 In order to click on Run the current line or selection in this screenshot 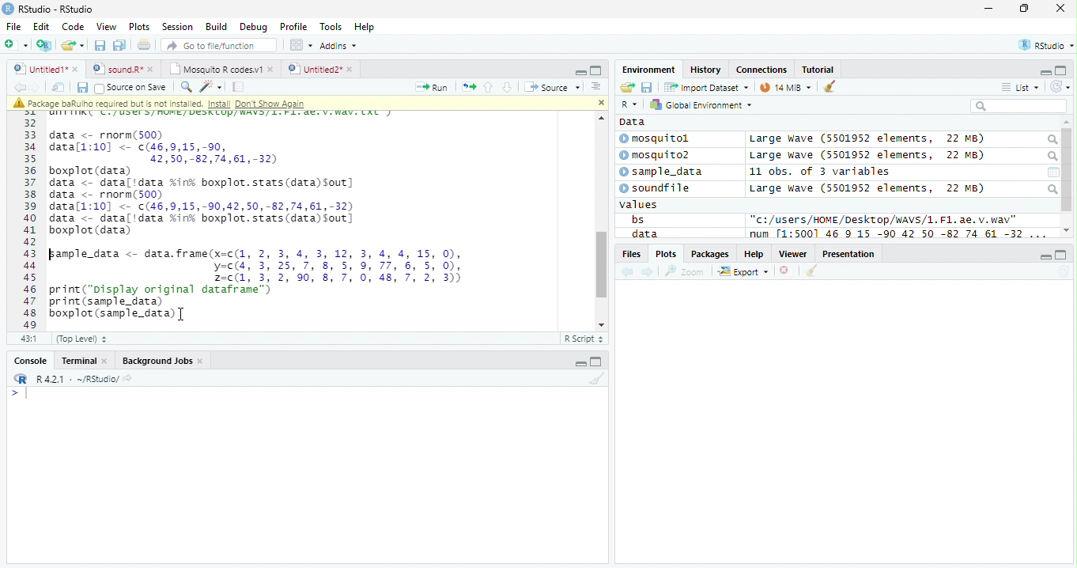, I will do `click(432, 88)`.